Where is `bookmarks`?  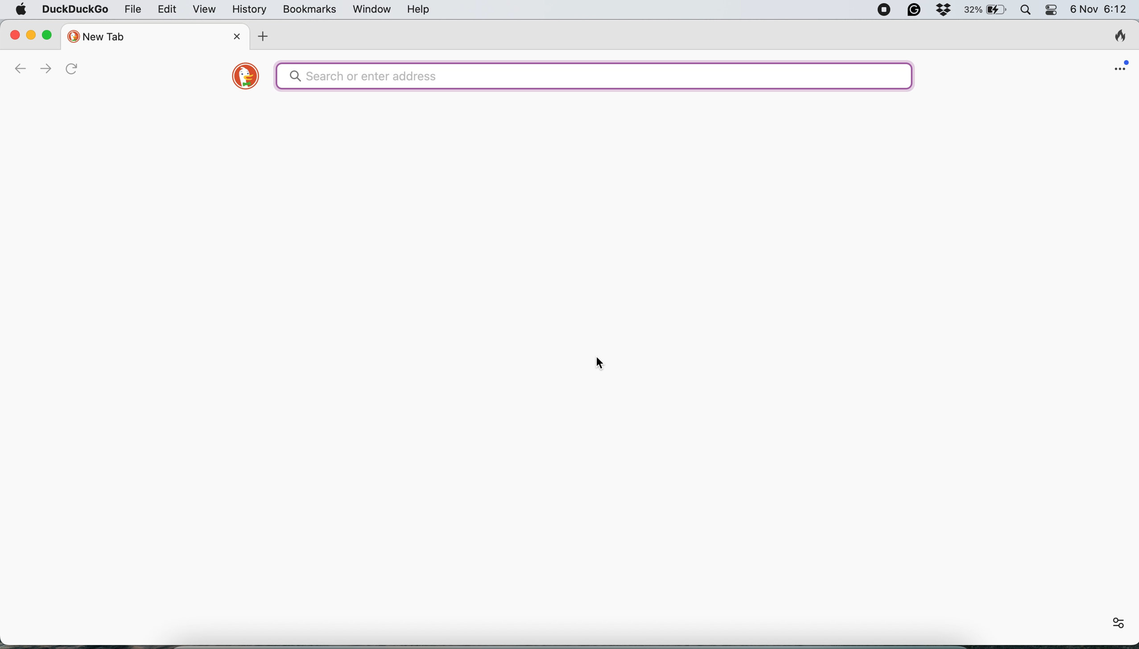
bookmarks is located at coordinates (310, 10).